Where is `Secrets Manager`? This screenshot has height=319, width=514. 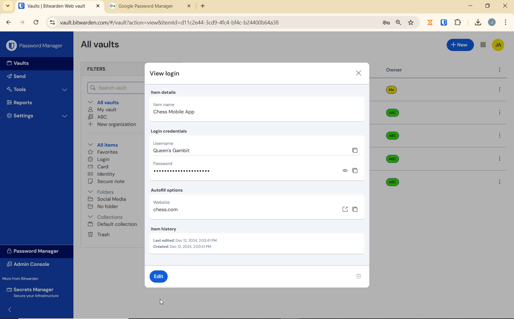
Secrets Manager is located at coordinates (32, 293).